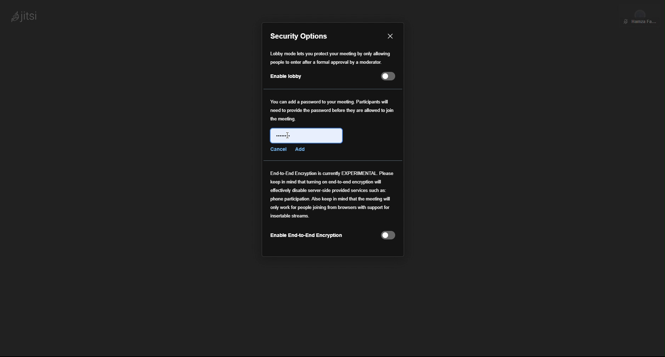 This screenshot has width=665, height=357. I want to click on Participant View, so click(640, 15).